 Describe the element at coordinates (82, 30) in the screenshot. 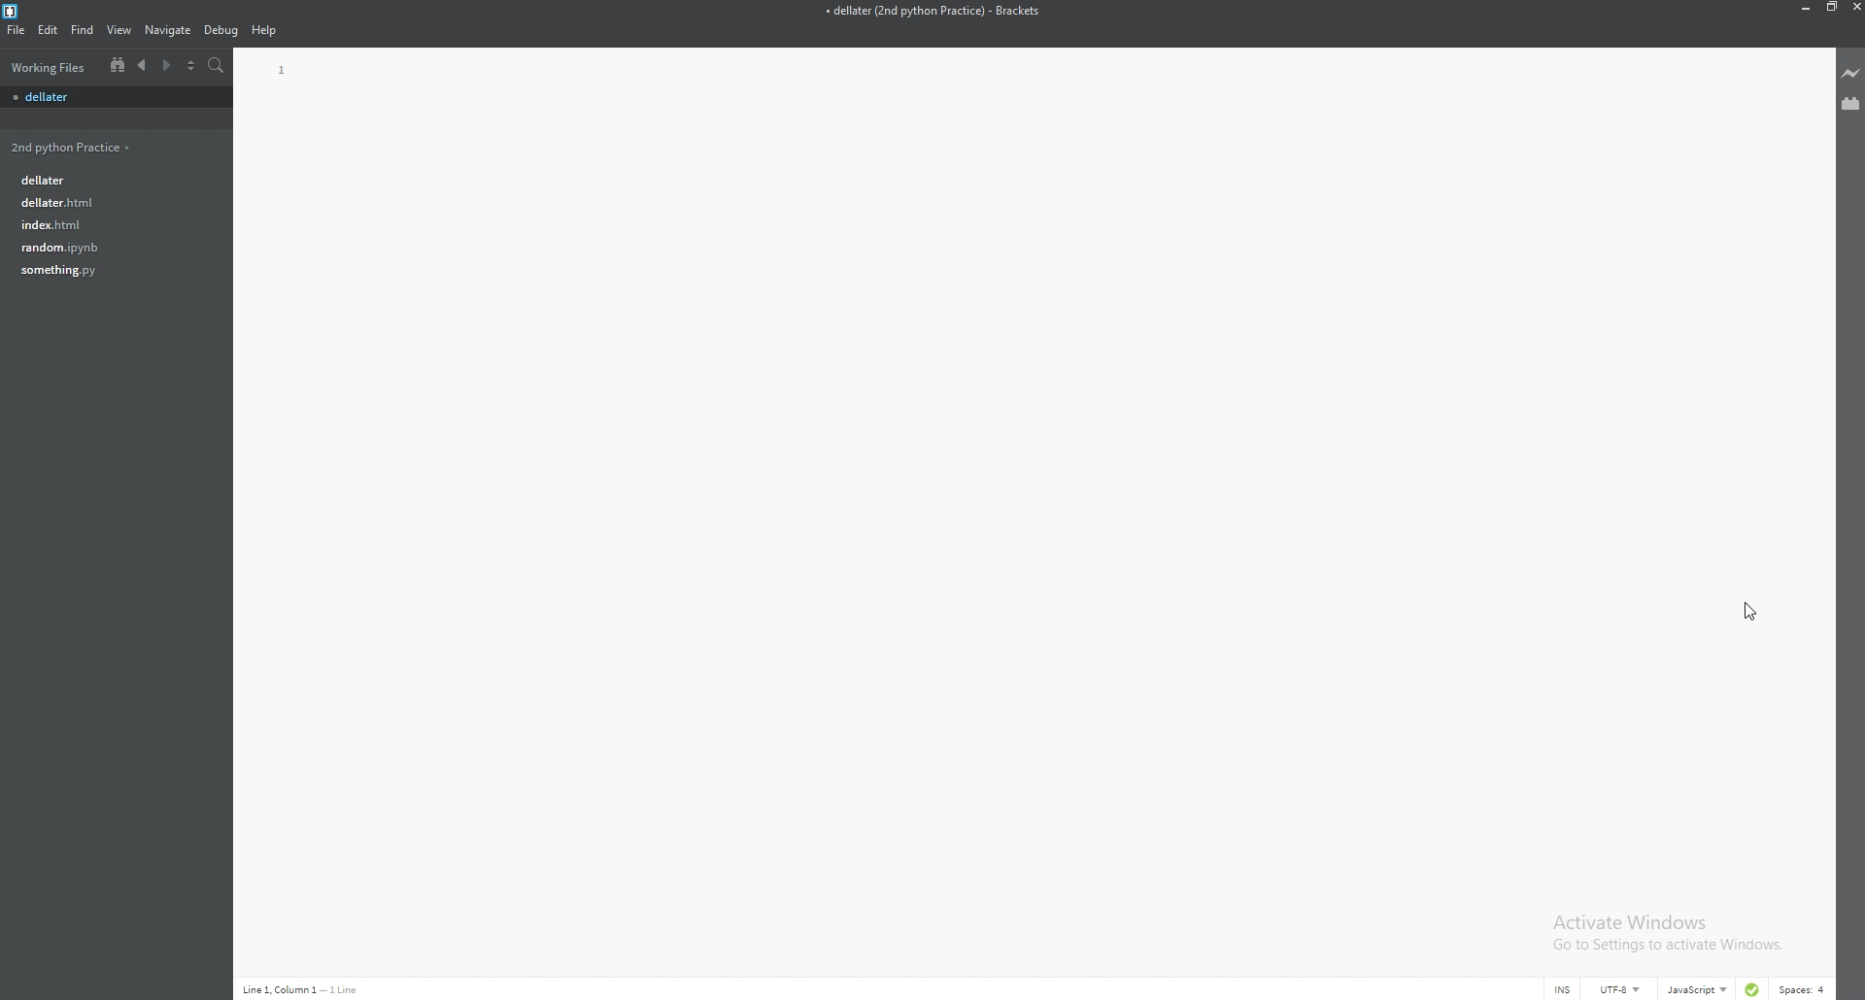

I see `find` at that location.